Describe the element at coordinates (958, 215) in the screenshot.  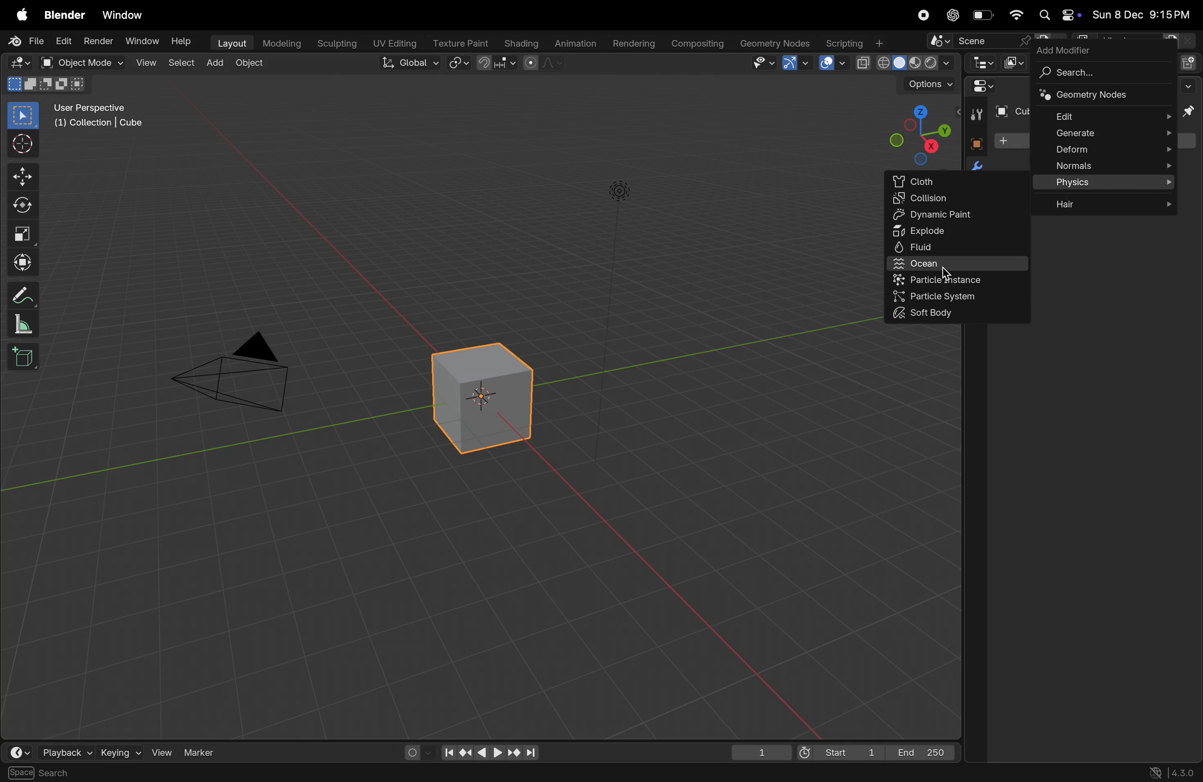
I see `dynamic point` at that location.